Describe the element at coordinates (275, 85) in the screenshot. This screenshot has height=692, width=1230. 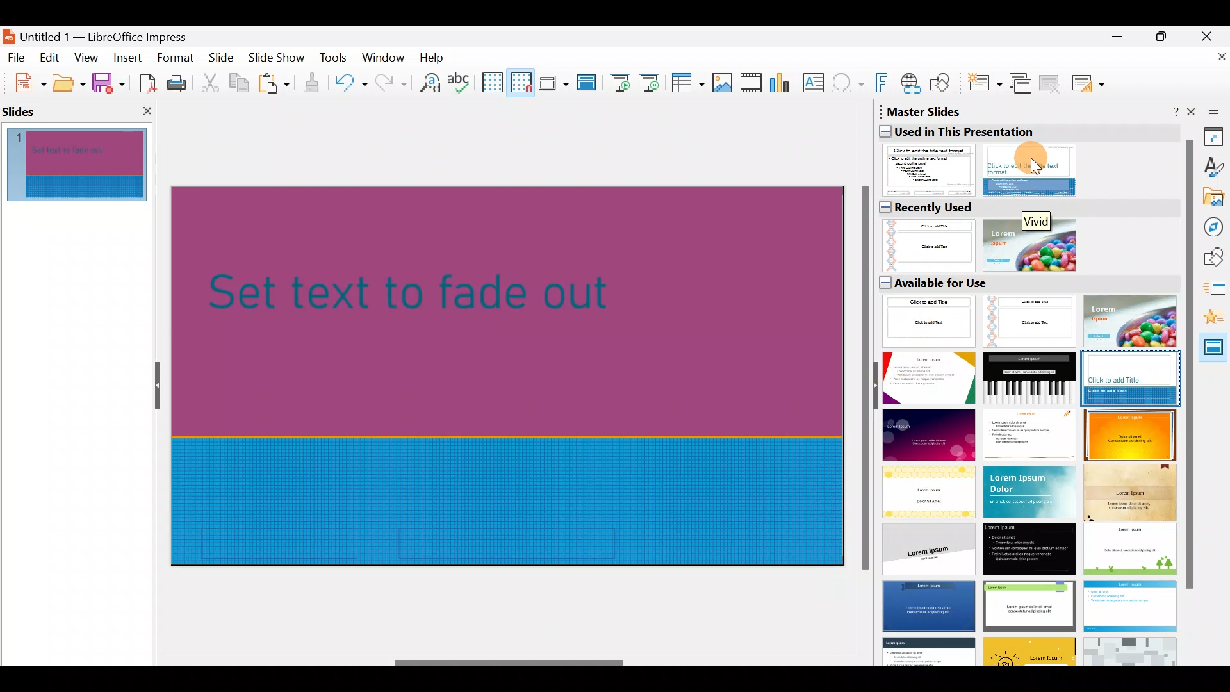
I see `Paste` at that location.